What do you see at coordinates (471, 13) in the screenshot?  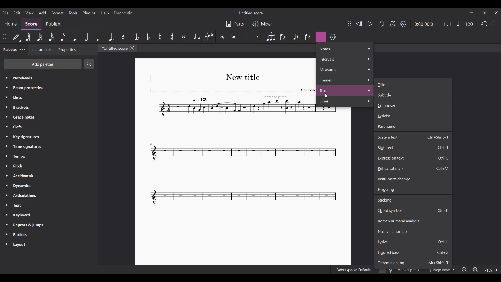 I see `Minimize` at bounding box center [471, 13].